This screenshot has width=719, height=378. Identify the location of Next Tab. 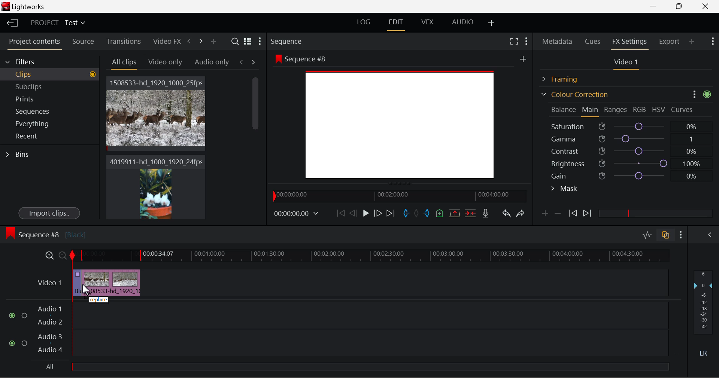
(254, 61).